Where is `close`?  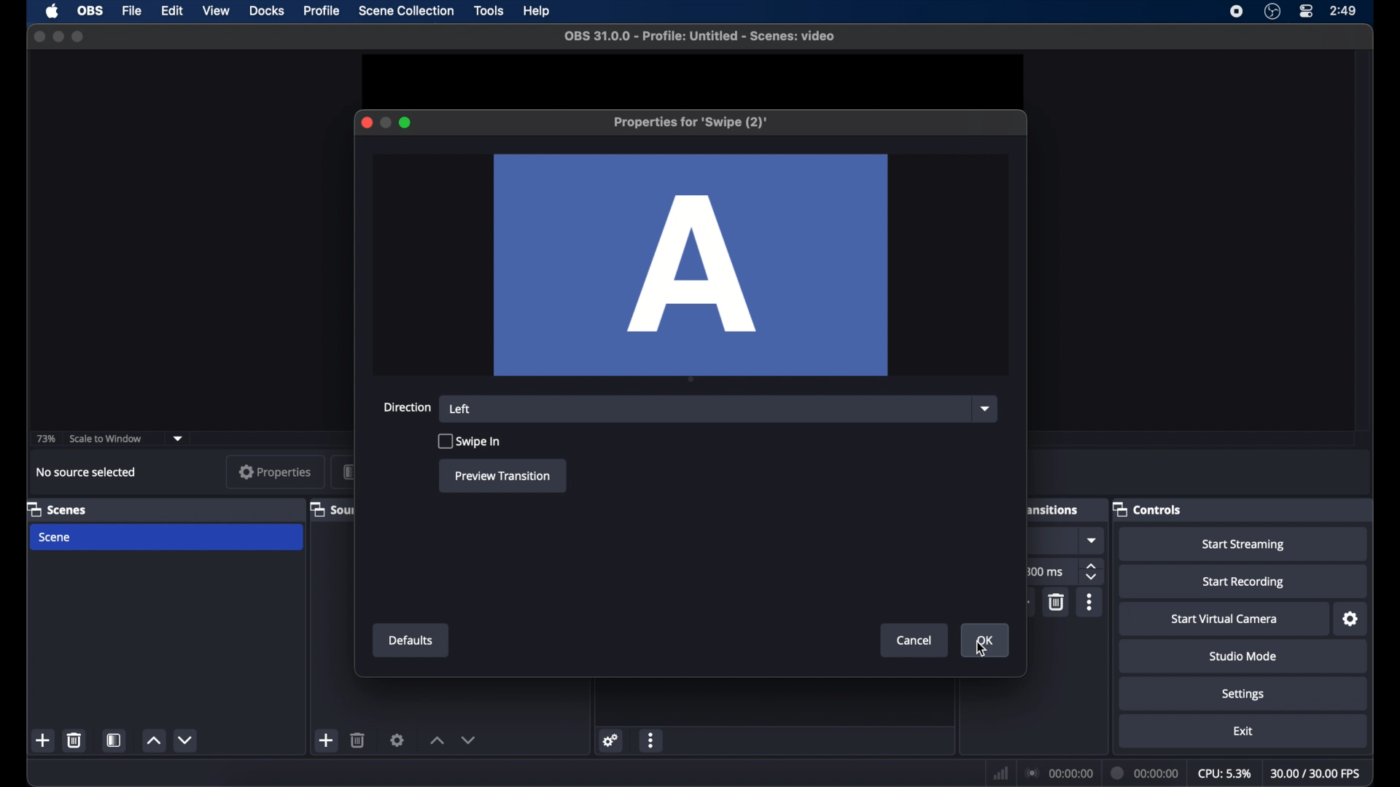 close is located at coordinates (39, 36).